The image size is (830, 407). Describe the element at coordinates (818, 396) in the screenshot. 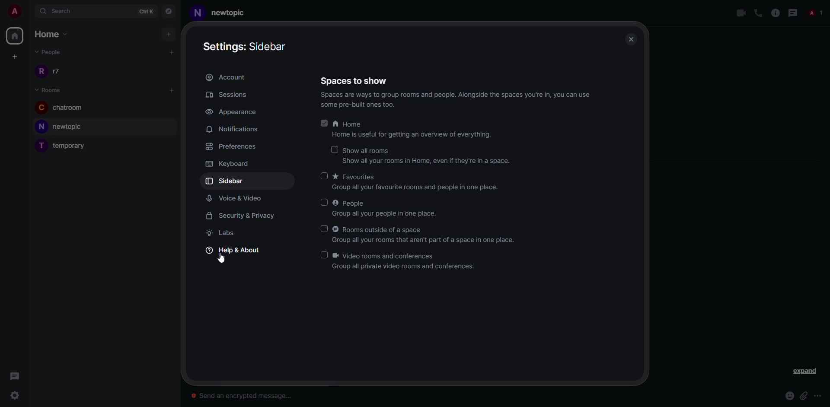

I see `more` at that location.